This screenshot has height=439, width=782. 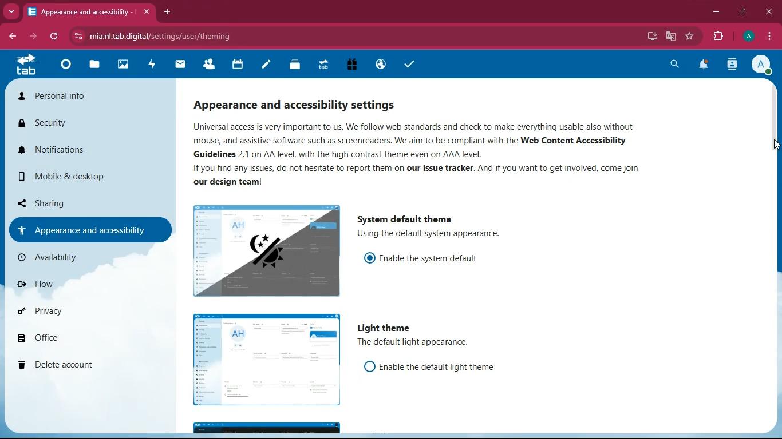 What do you see at coordinates (436, 365) in the screenshot?
I see `enable` at bounding box center [436, 365].